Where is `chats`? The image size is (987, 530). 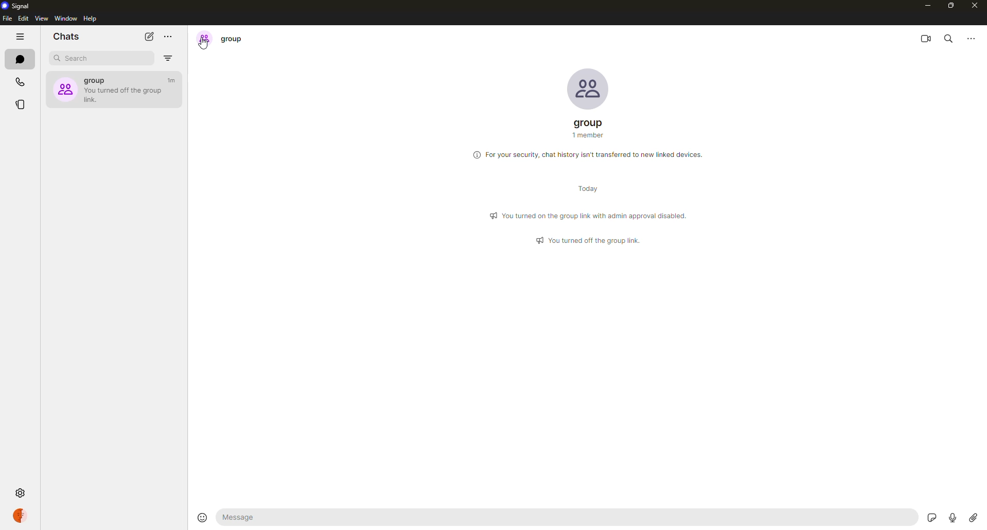 chats is located at coordinates (20, 60).